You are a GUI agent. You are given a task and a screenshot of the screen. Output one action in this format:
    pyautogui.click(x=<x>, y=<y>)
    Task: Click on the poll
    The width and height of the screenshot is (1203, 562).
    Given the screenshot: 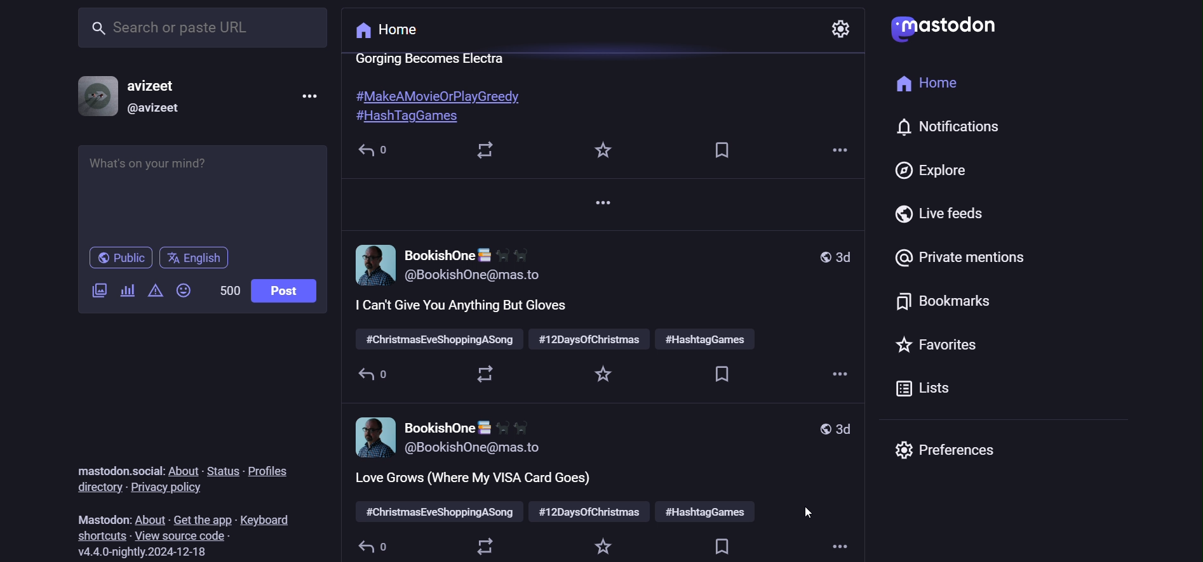 What is the action you would take?
    pyautogui.click(x=126, y=290)
    